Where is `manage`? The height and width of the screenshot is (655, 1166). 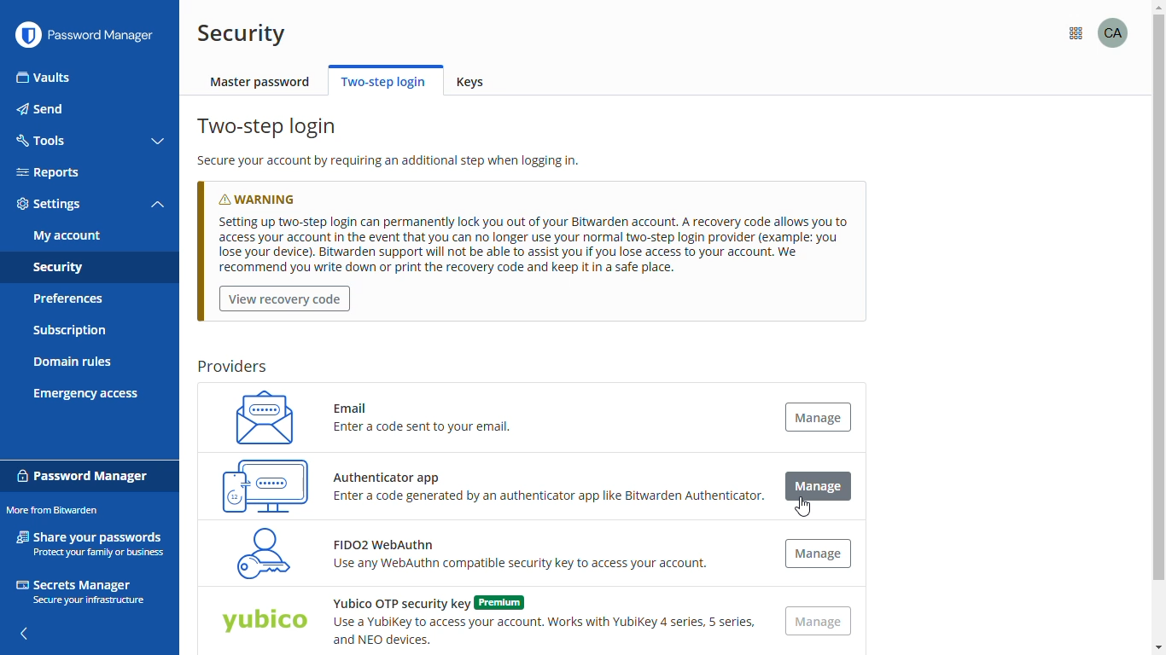
manage is located at coordinates (817, 416).